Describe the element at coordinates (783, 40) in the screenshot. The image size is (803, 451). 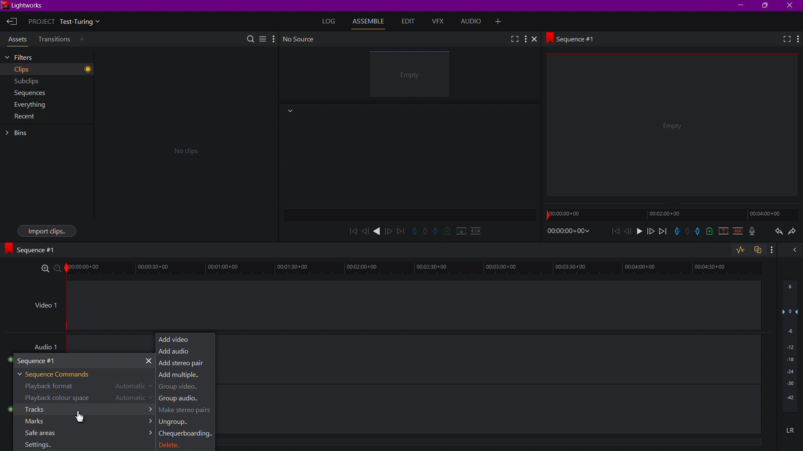
I see `Fullscreen` at that location.